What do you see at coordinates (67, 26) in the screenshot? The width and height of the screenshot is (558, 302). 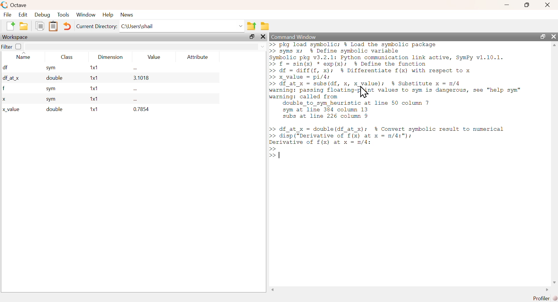 I see `Undo` at bounding box center [67, 26].